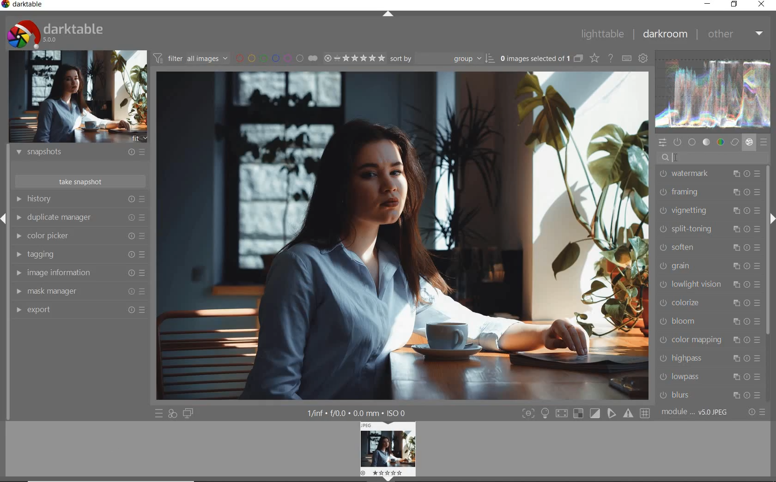 This screenshot has width=776, height=482. What do you see at coordinates (709, 230) in the screenshot?
I see `split-toning` at bounding box center [709, 230].